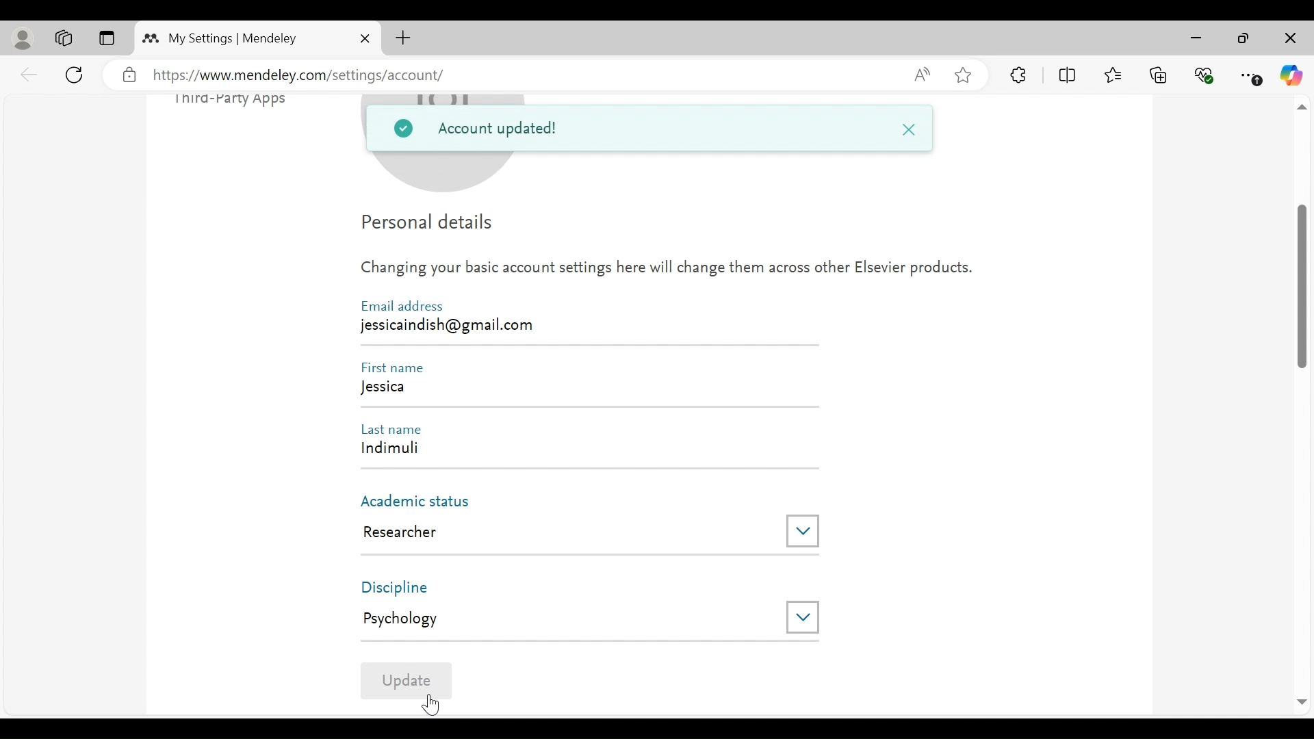 This screenshot has height=739, width=1314. I want to click on Workspaces, so click(64, 38).